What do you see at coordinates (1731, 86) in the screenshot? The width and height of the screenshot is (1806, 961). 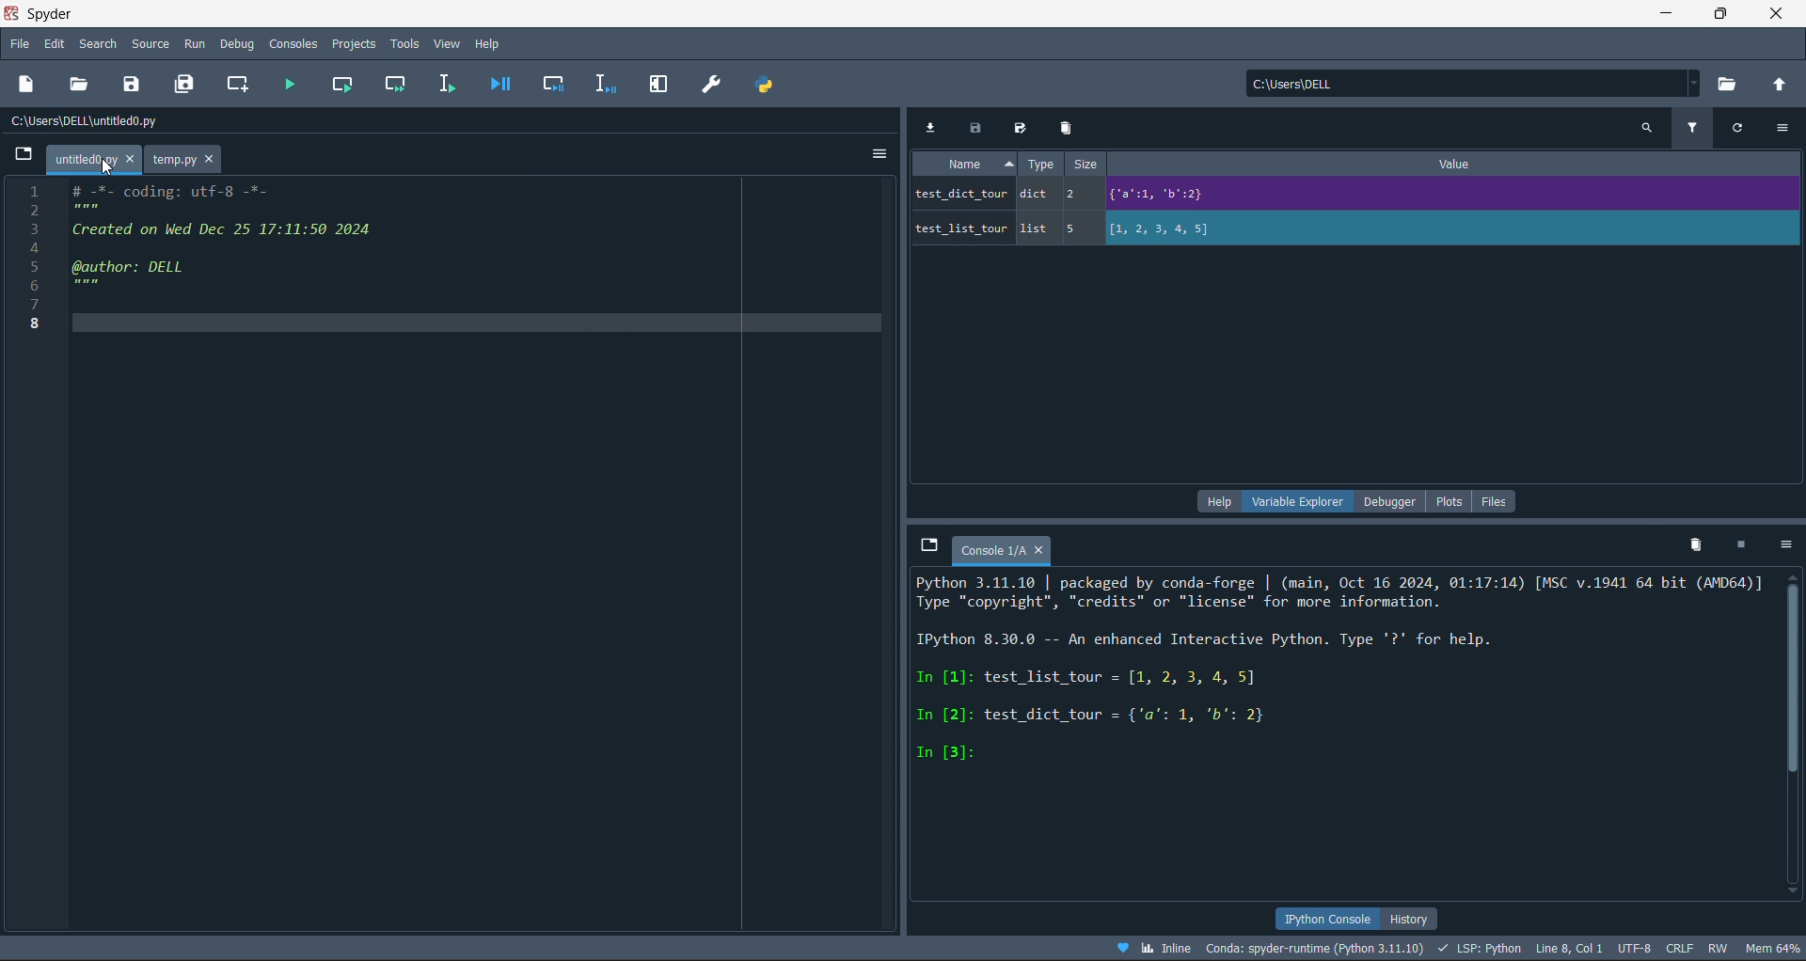 I see `browse directory` at bounding box center [1731, 86].